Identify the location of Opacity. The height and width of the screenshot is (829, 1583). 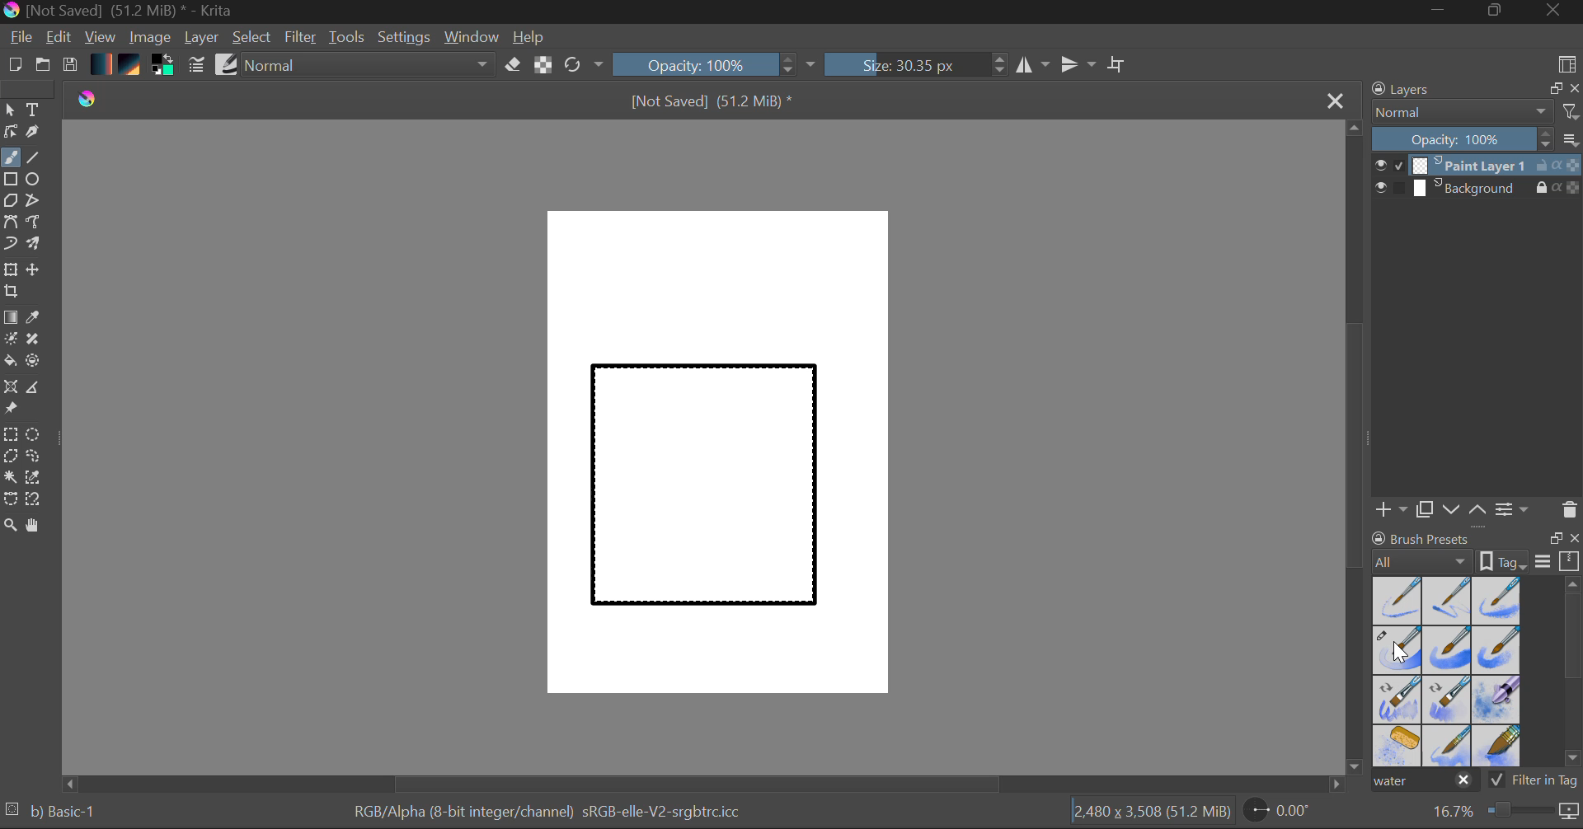
(716, 64).